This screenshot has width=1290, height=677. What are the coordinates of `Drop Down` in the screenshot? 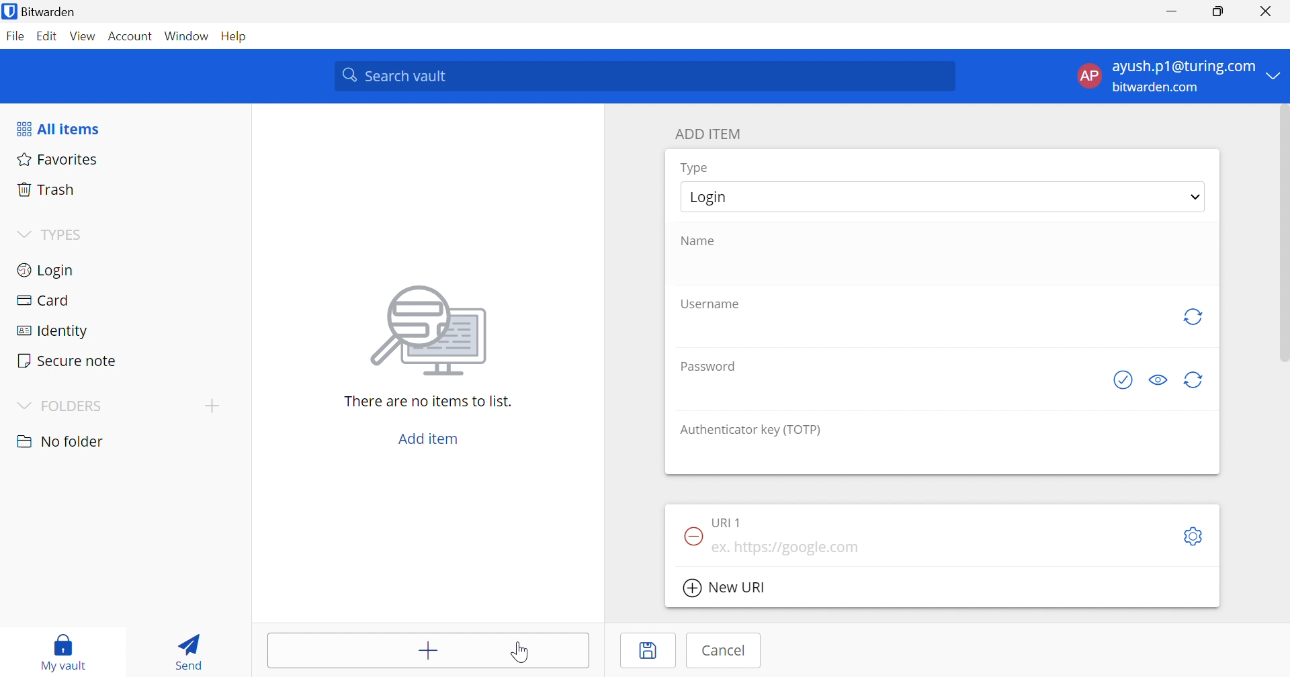 It's located at (1196, 197).